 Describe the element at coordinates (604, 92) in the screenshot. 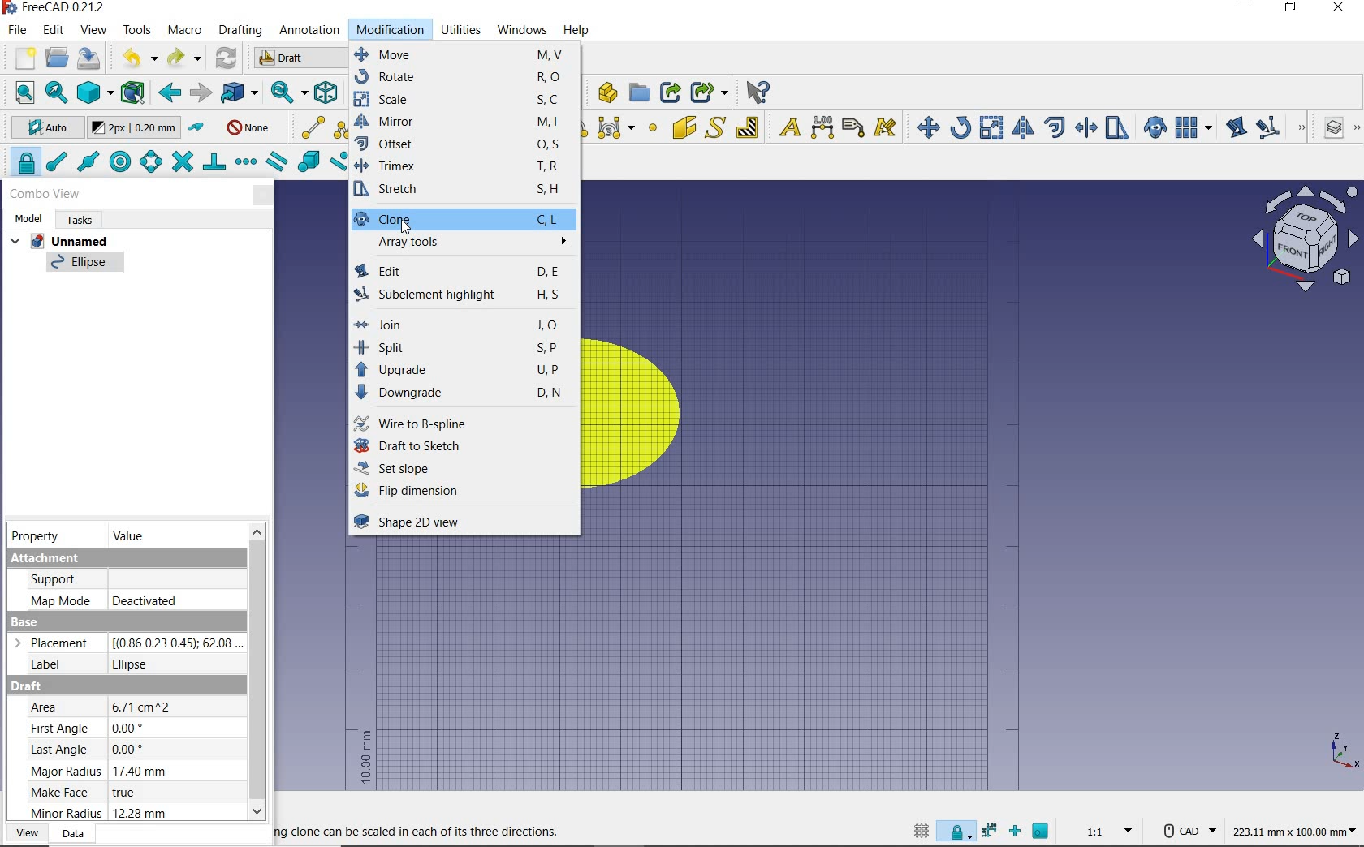

I see `create part` at that location.